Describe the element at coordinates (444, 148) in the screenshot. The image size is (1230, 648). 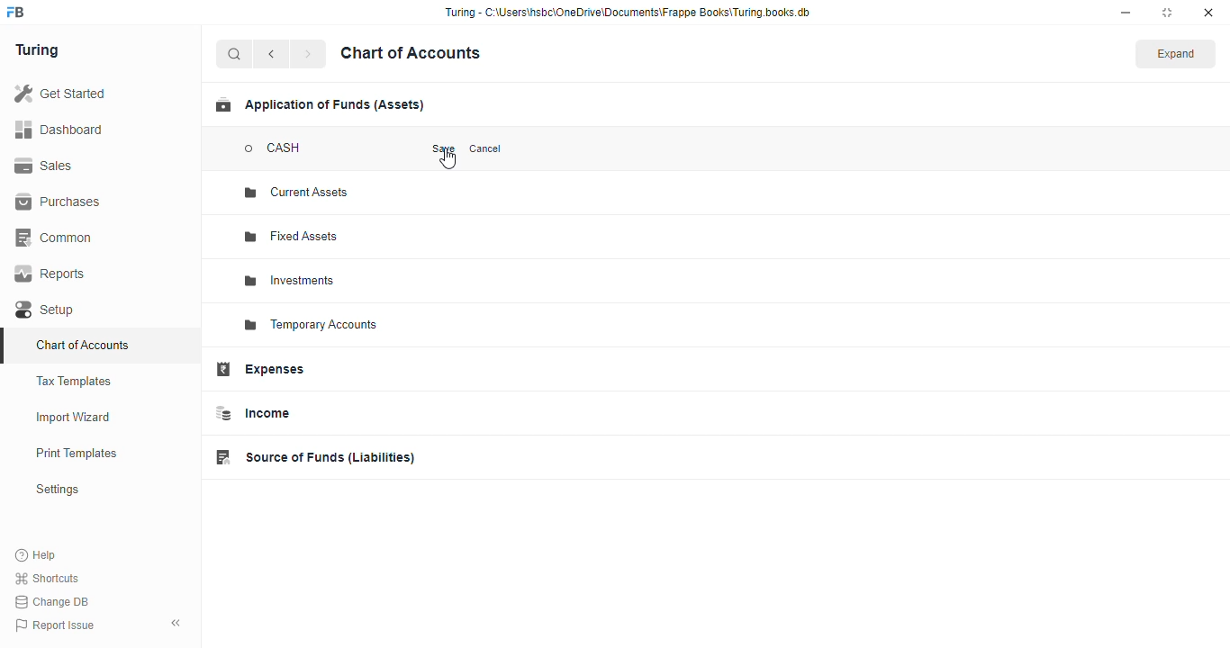
I see `save` at that location.